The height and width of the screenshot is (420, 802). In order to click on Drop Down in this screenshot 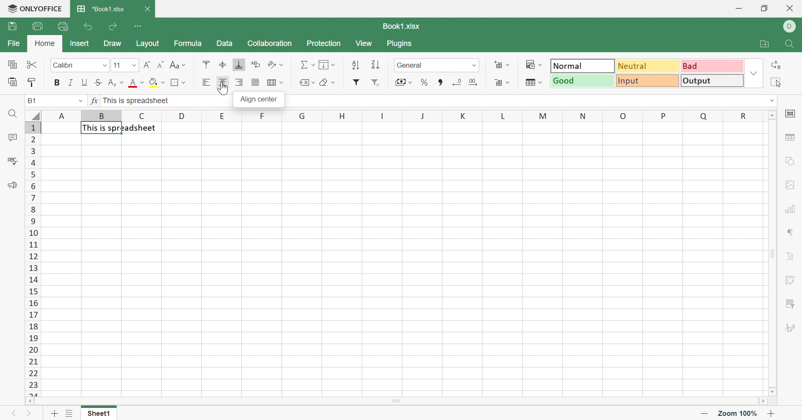, I will do `click(102, 66)`.